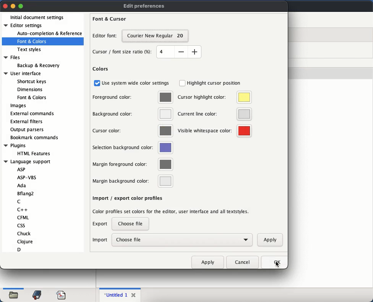  What do you see at coordinates (30, 49) in the screenshot?
I see `text styles` at bounding box center [30, 49].